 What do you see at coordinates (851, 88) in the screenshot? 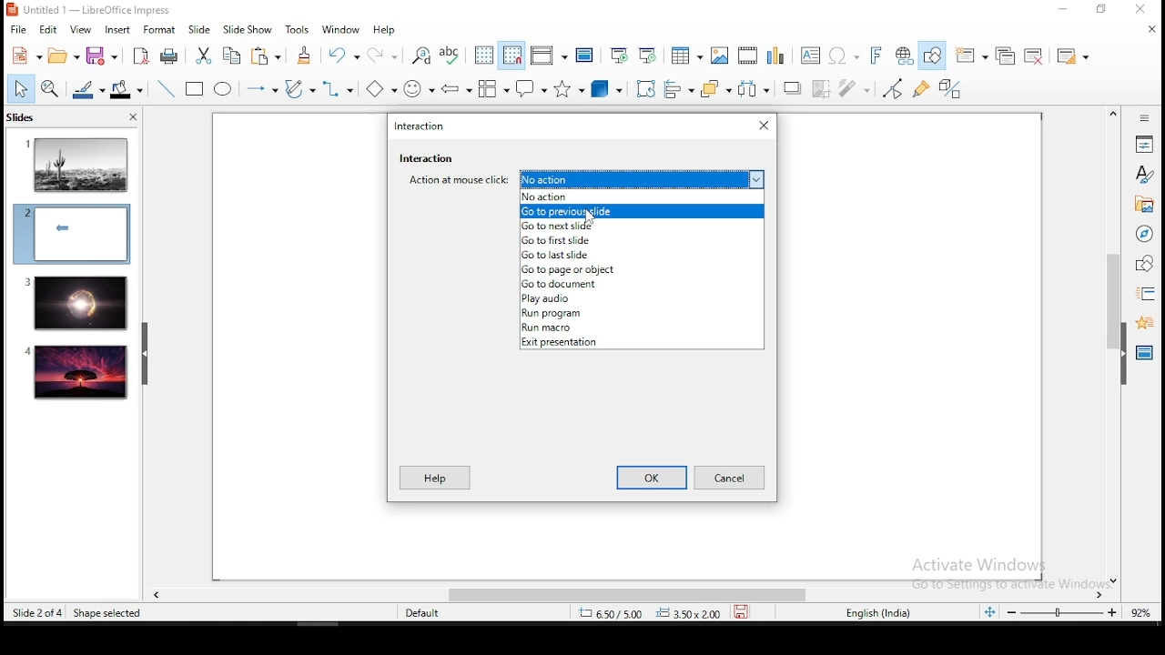
I see `filter` at bounding box center [851, 88].